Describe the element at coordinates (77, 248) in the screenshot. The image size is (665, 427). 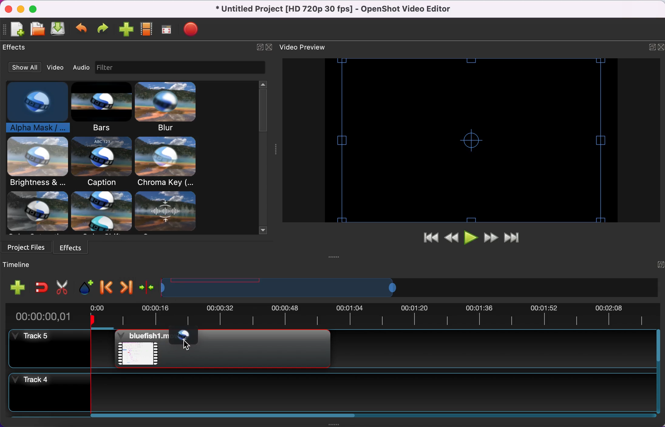
I see `effects` at that location.